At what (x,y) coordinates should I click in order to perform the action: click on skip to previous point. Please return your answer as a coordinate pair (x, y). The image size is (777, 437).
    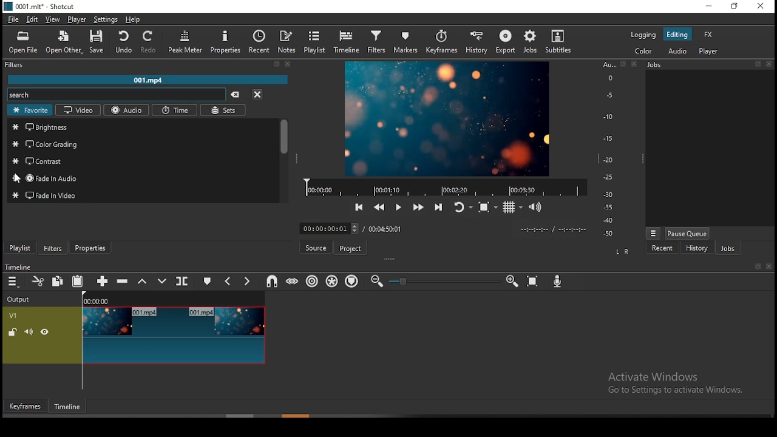
    Looking at the image, I should click on (360, 205).